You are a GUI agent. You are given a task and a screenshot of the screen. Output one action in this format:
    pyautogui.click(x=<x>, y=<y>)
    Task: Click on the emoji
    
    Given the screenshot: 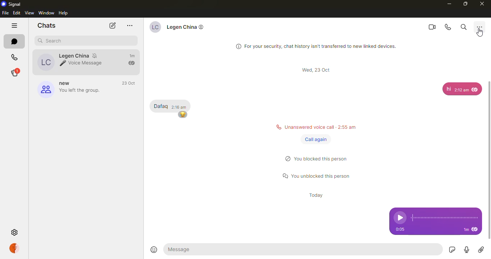 What is the action you would take?
    pyautogui.click(x=153, y=248)
    